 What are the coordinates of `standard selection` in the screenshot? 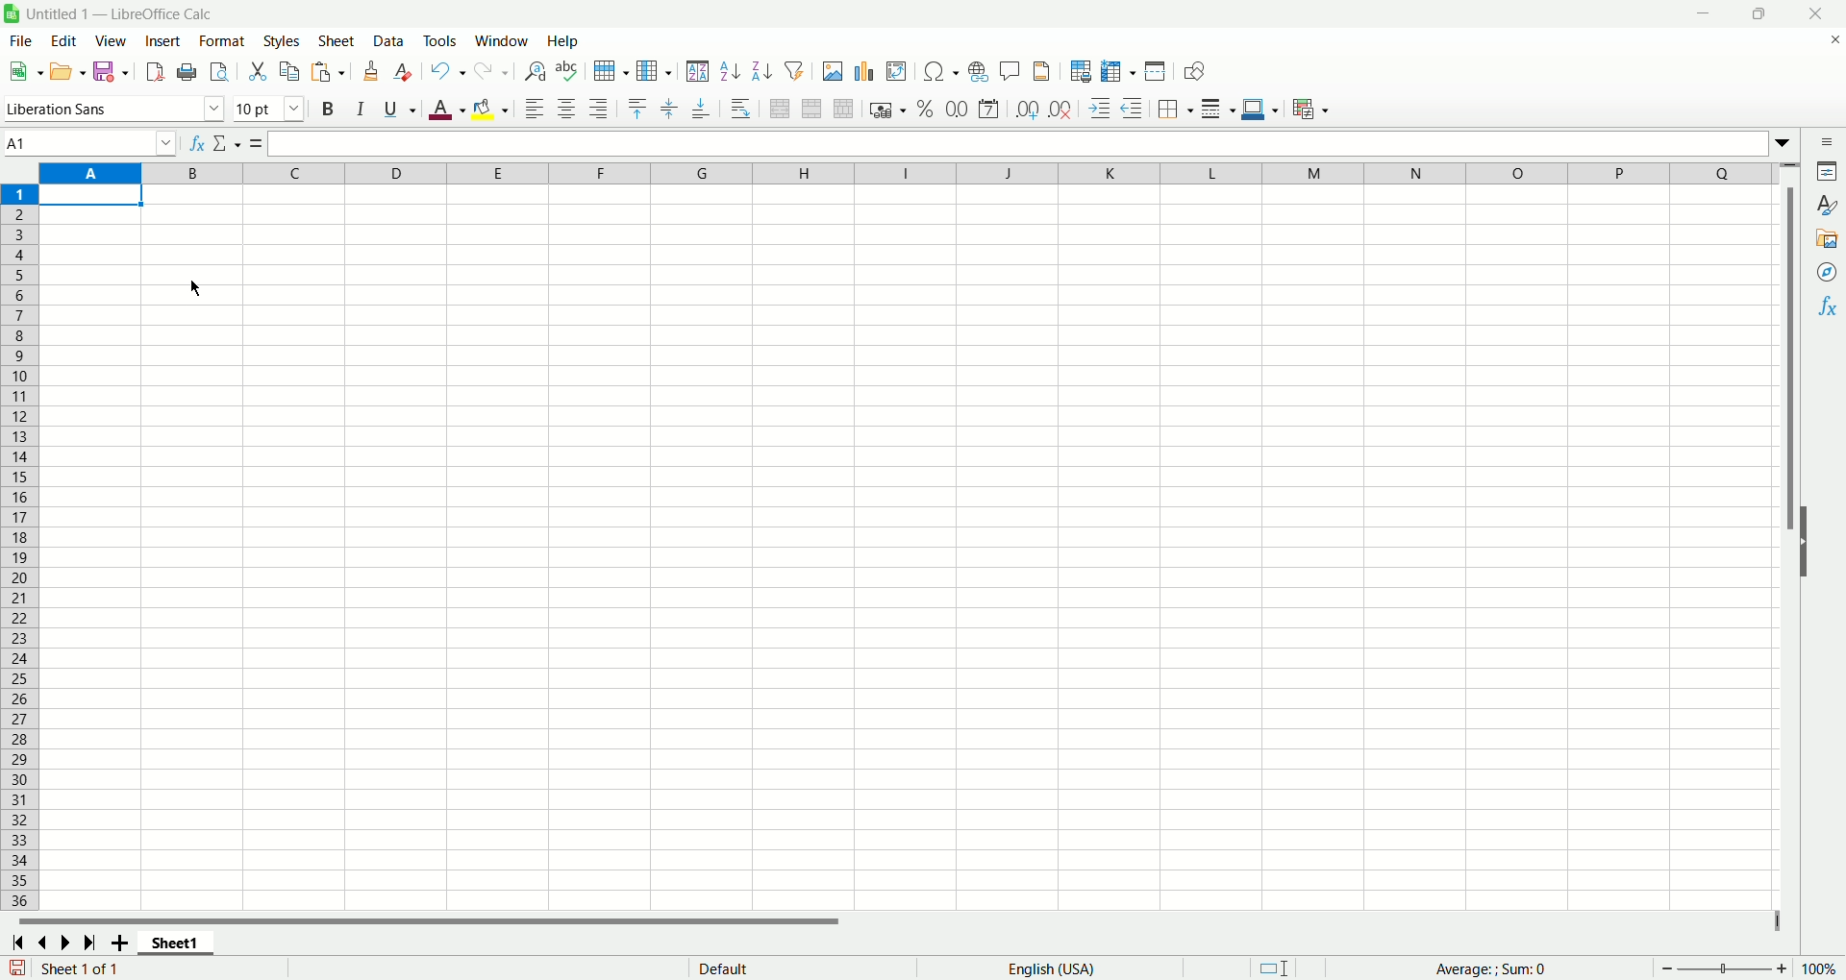 It's located at (1276, 969).